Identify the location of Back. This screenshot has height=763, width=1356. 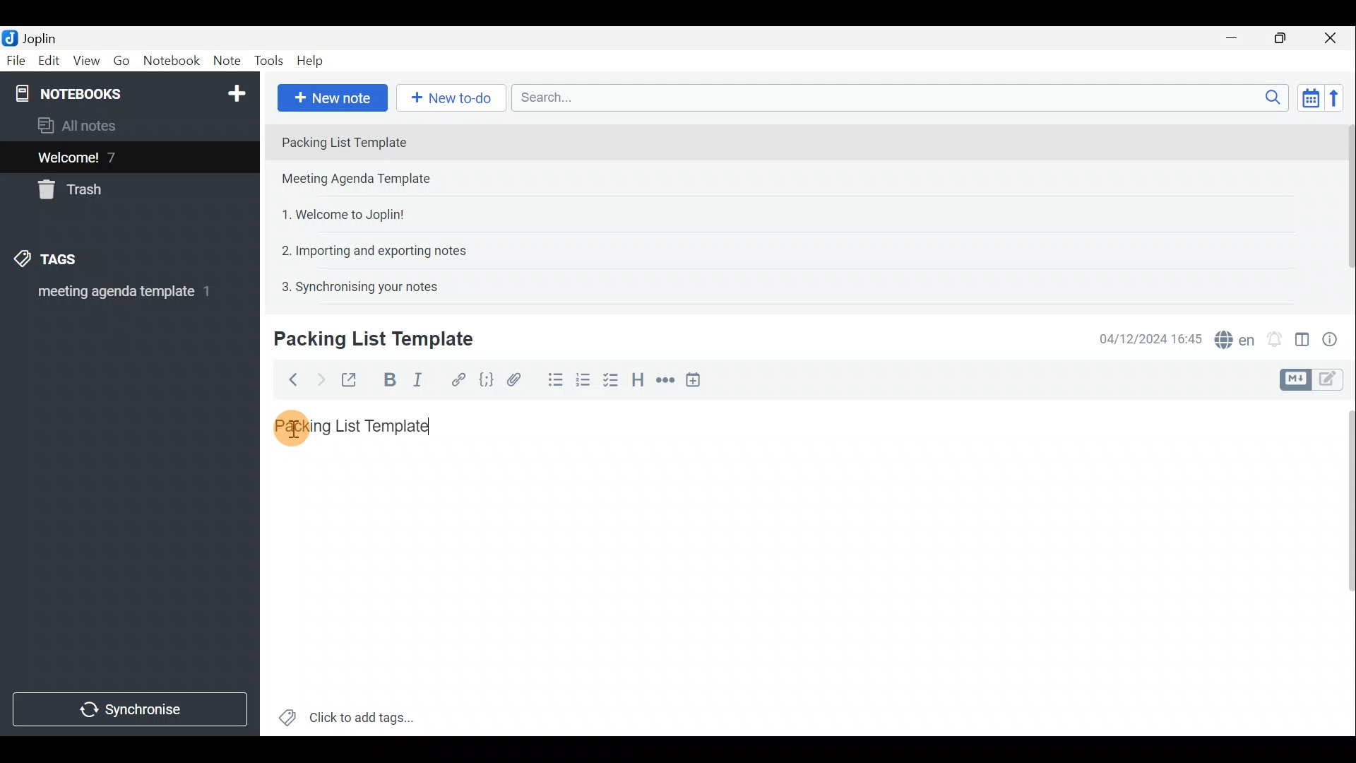
(290, 379).